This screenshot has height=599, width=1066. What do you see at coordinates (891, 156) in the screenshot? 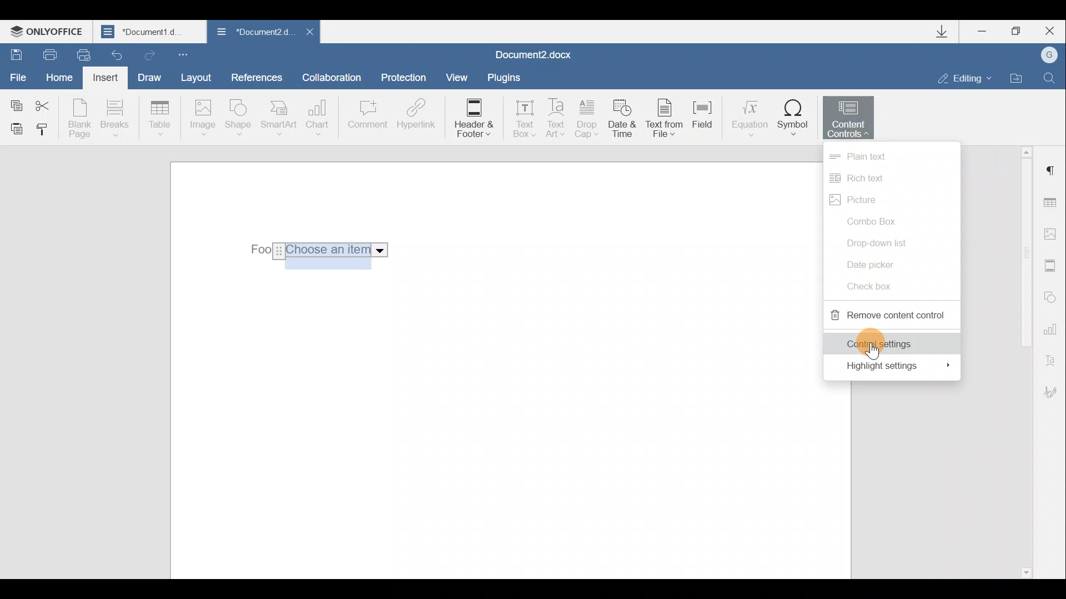
I see `Plain text` at bounding box center [891, 156].